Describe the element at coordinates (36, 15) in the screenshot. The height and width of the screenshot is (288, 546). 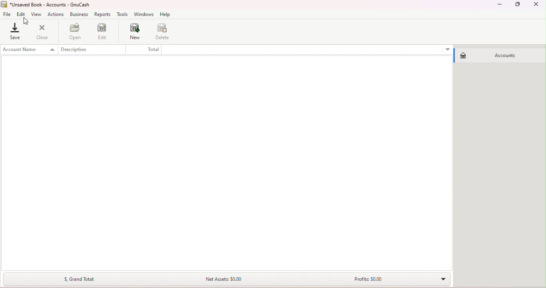
I see `View` at that location.